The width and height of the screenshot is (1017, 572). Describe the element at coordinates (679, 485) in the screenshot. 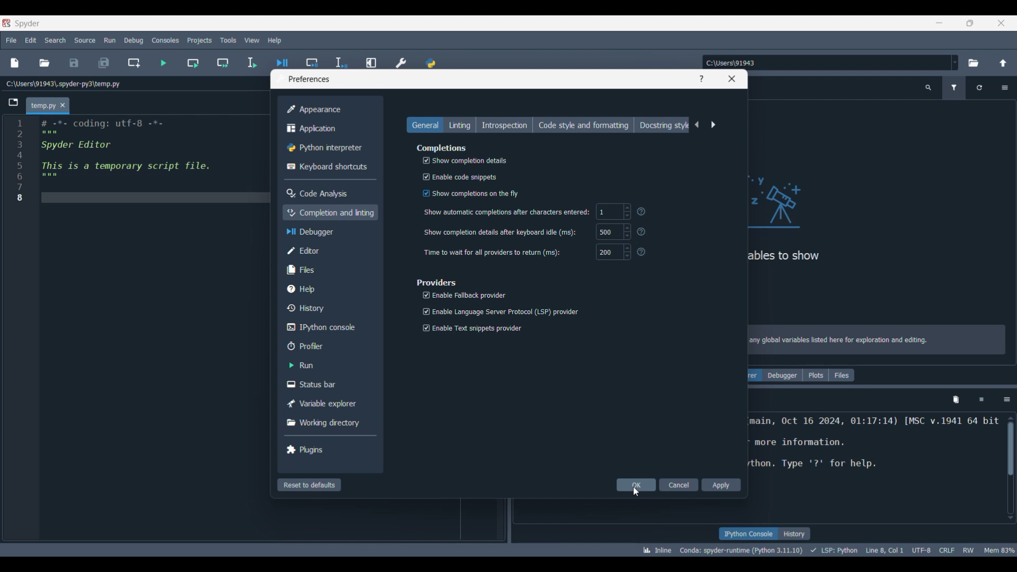

I see `Cancel` at that location.